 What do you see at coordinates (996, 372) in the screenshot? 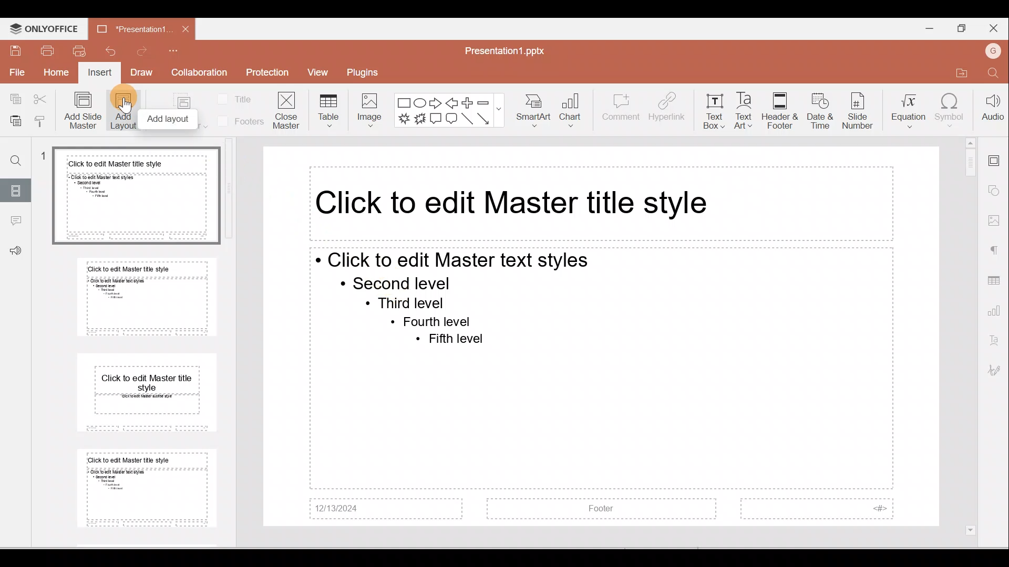
I see `Signature settings` at bounding box center [996, 372].